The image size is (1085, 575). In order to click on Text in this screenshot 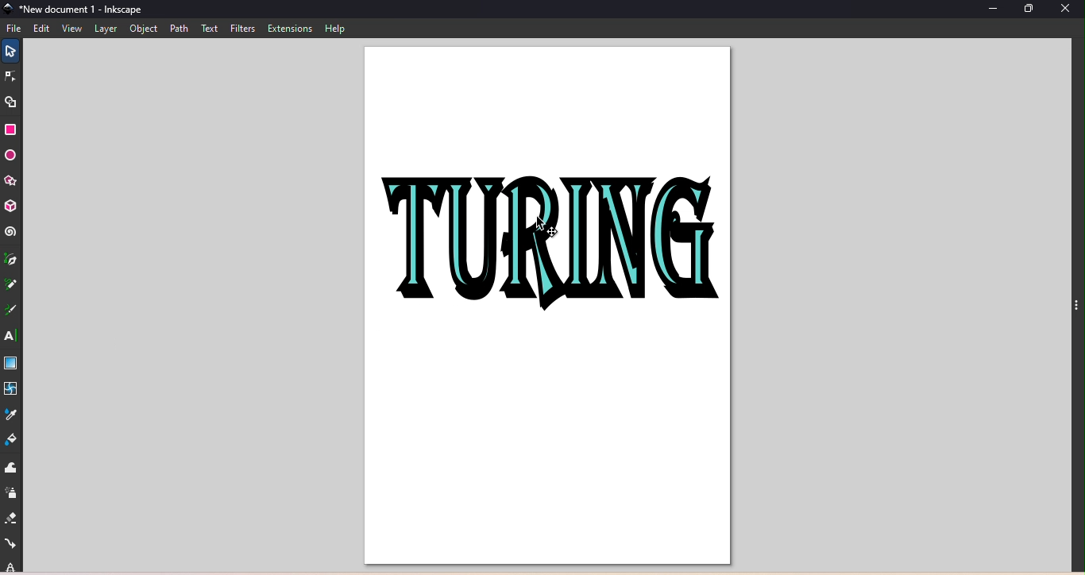, I will do `click(210, 29)`.